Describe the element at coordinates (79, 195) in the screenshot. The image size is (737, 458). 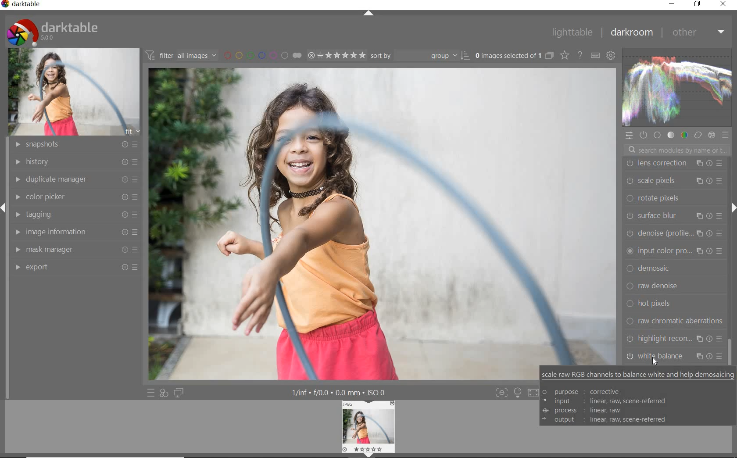
I see `color picker` at that location.